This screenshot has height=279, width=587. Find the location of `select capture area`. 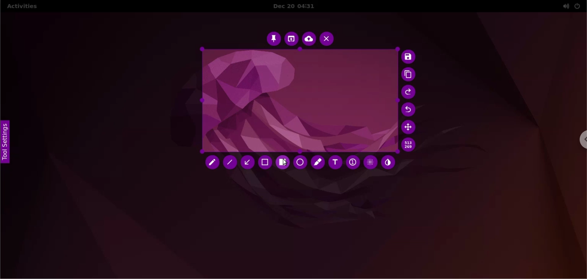

select capture area is located at coordinates (298, 100).